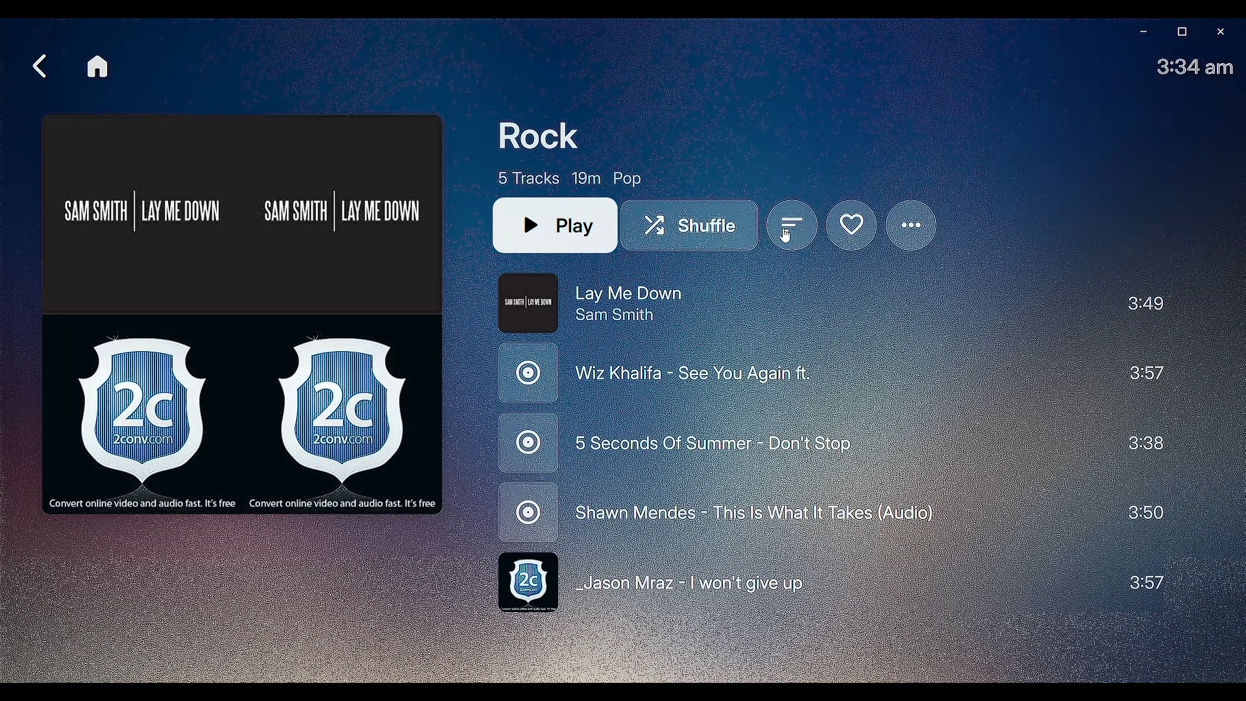 This screenshot has height=701, width=1246. I want to click on Options, so click(913, 225).